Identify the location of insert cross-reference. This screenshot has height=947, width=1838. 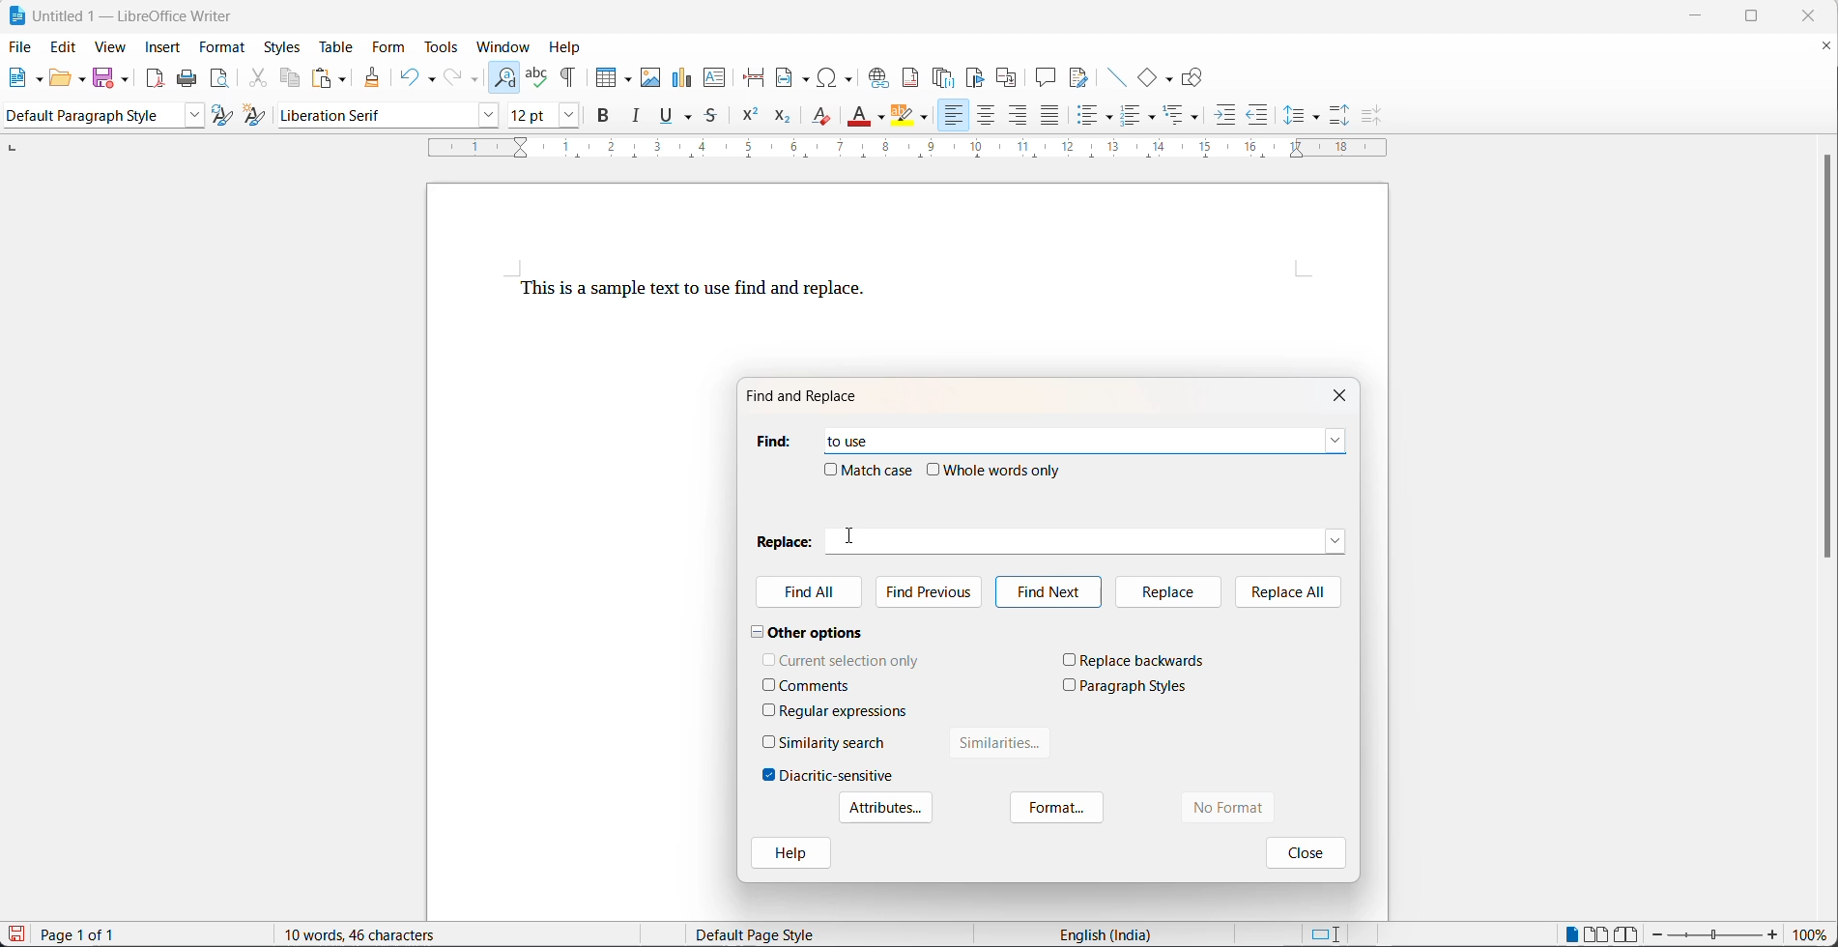
(1007, 77).